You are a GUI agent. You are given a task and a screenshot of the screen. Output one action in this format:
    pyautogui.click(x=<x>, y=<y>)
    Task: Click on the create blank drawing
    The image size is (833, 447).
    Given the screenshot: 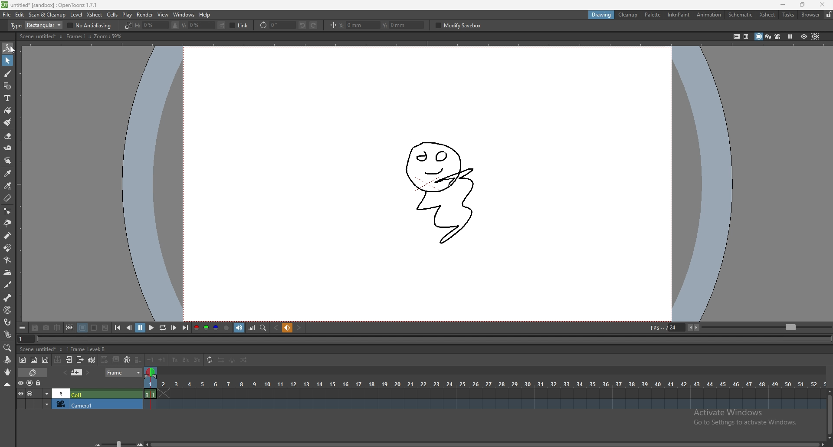 What is the action you would take?
    pyautogui.click(x=105, y=359)
    